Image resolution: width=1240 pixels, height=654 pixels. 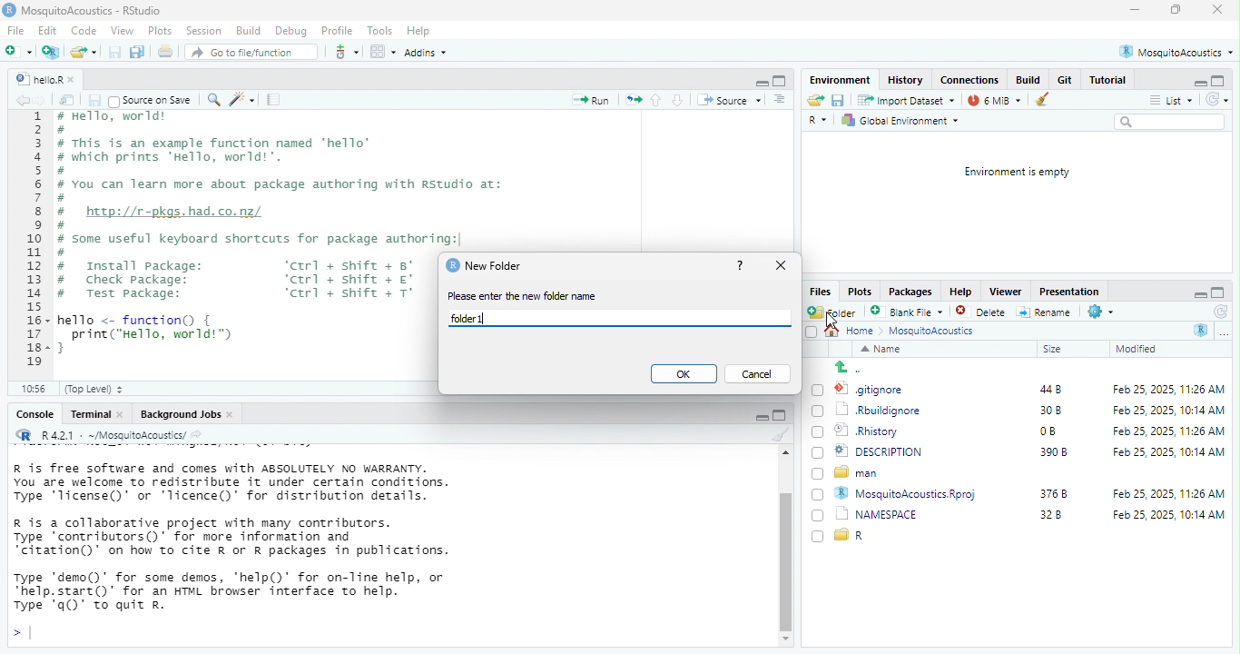 What do you see at coordinates (907, 312) in the screenshot?
I see `blank file` at bounding box center [907, 312].